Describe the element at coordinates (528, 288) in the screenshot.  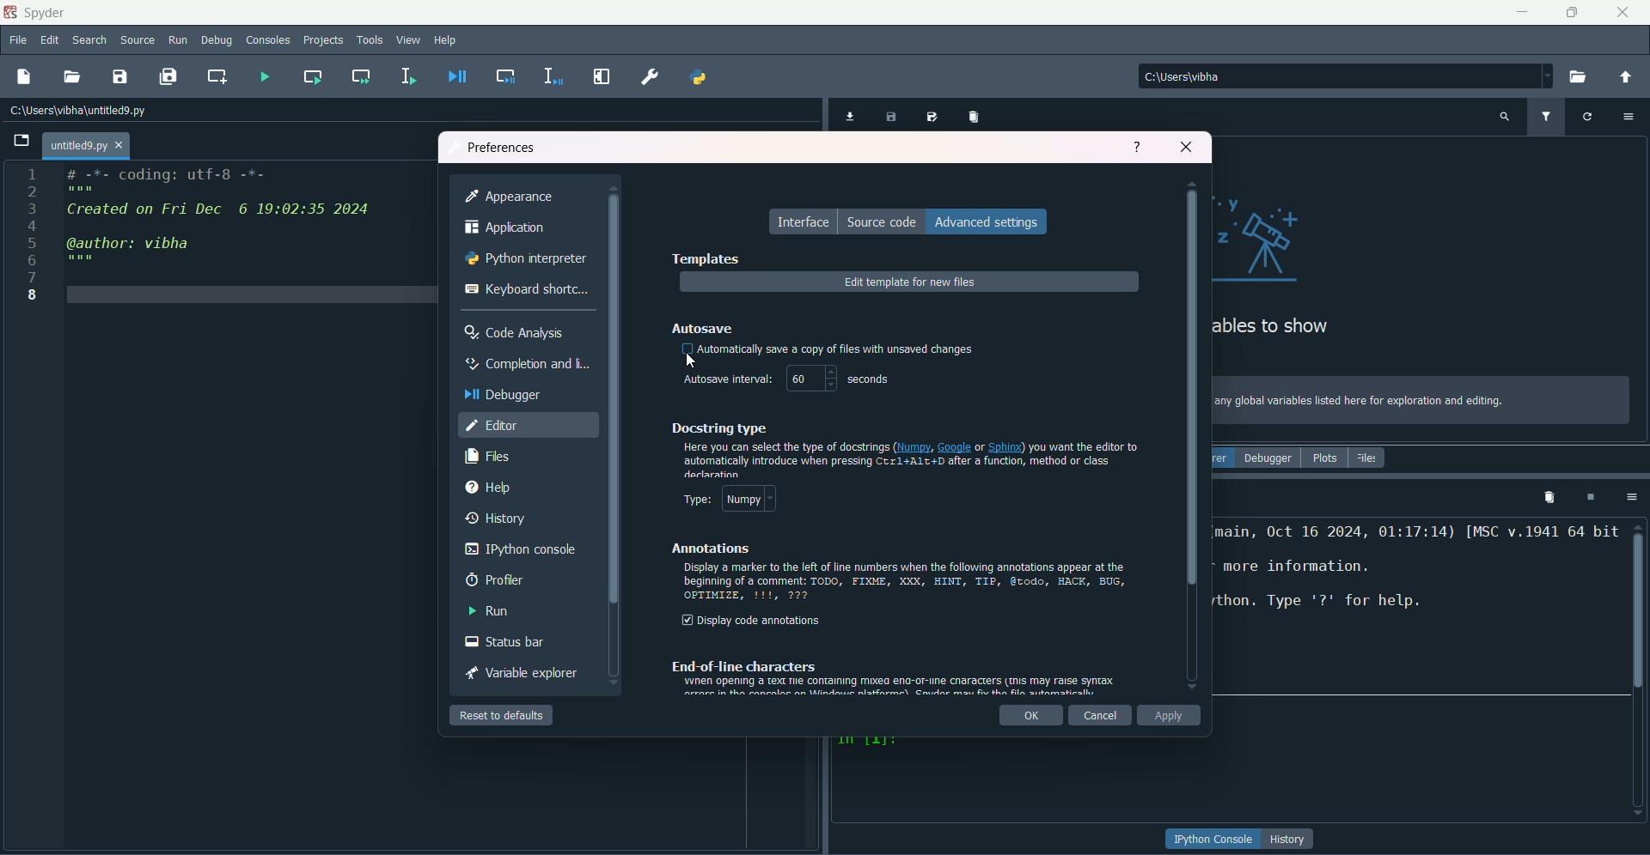
I see `keyboard shortcut` at that location.